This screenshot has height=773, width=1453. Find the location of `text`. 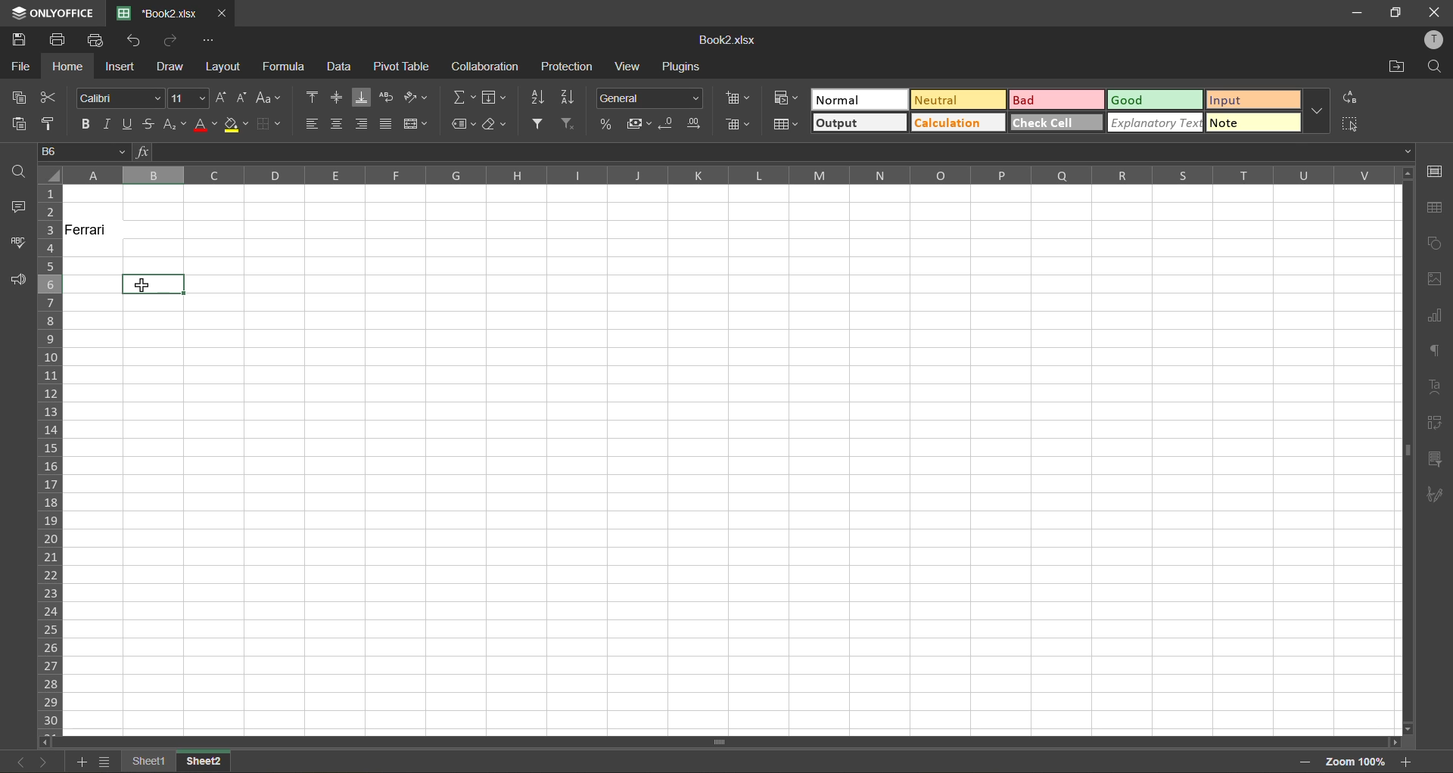

text is located at coordinates (1438, 386).